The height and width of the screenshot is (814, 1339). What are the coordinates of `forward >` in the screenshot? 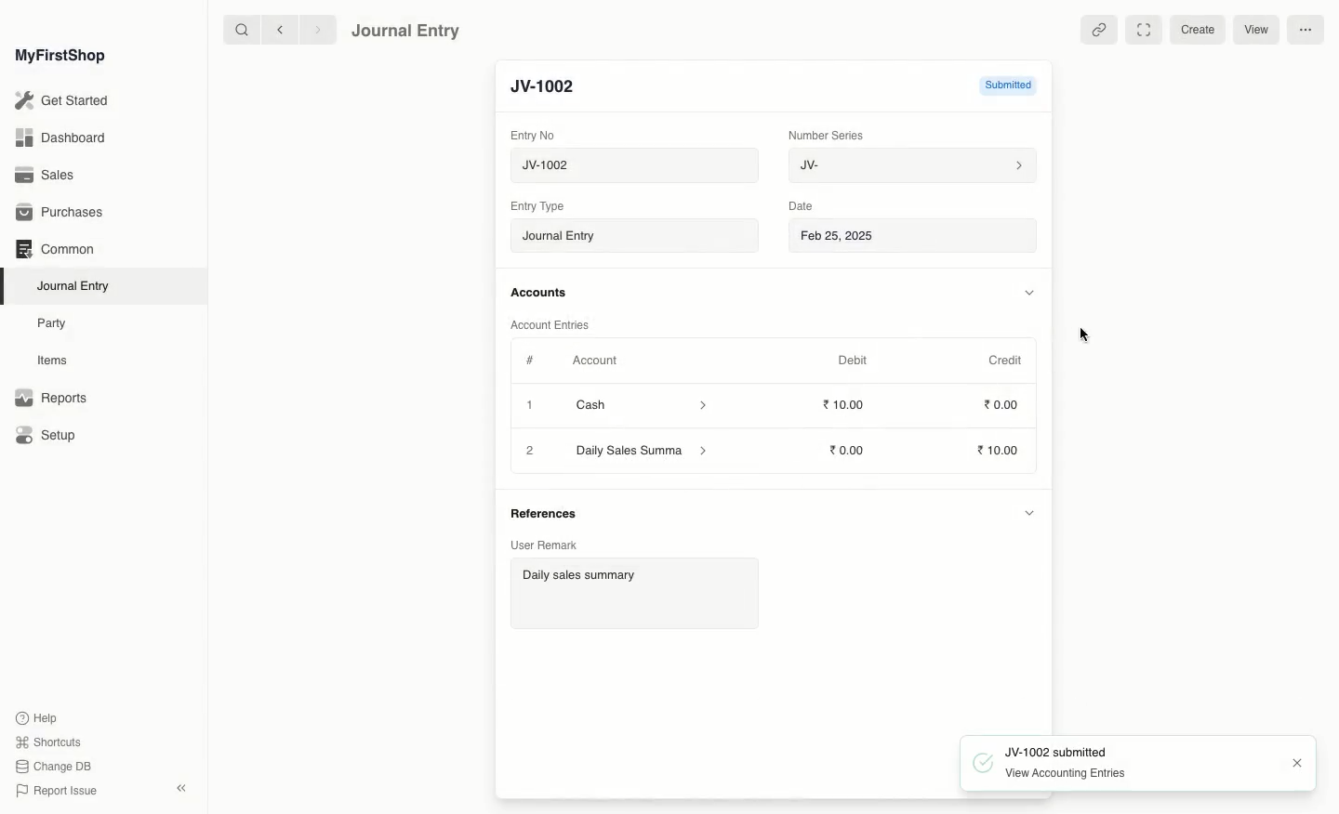 It's located at (313, 29).